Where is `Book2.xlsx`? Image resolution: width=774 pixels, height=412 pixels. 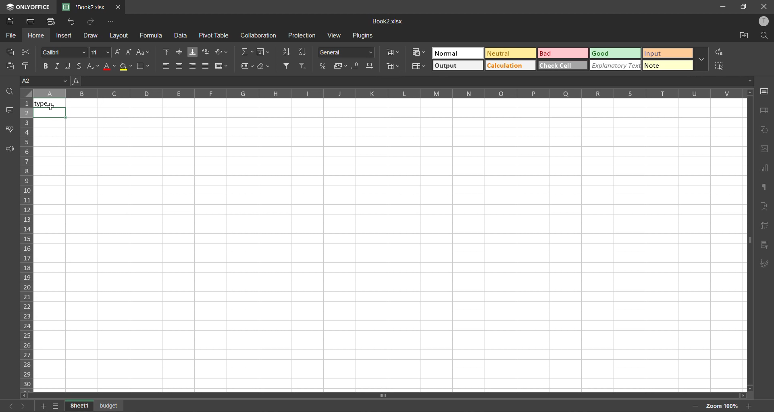 Book2.xlsx is located at coordinates (385, 22).